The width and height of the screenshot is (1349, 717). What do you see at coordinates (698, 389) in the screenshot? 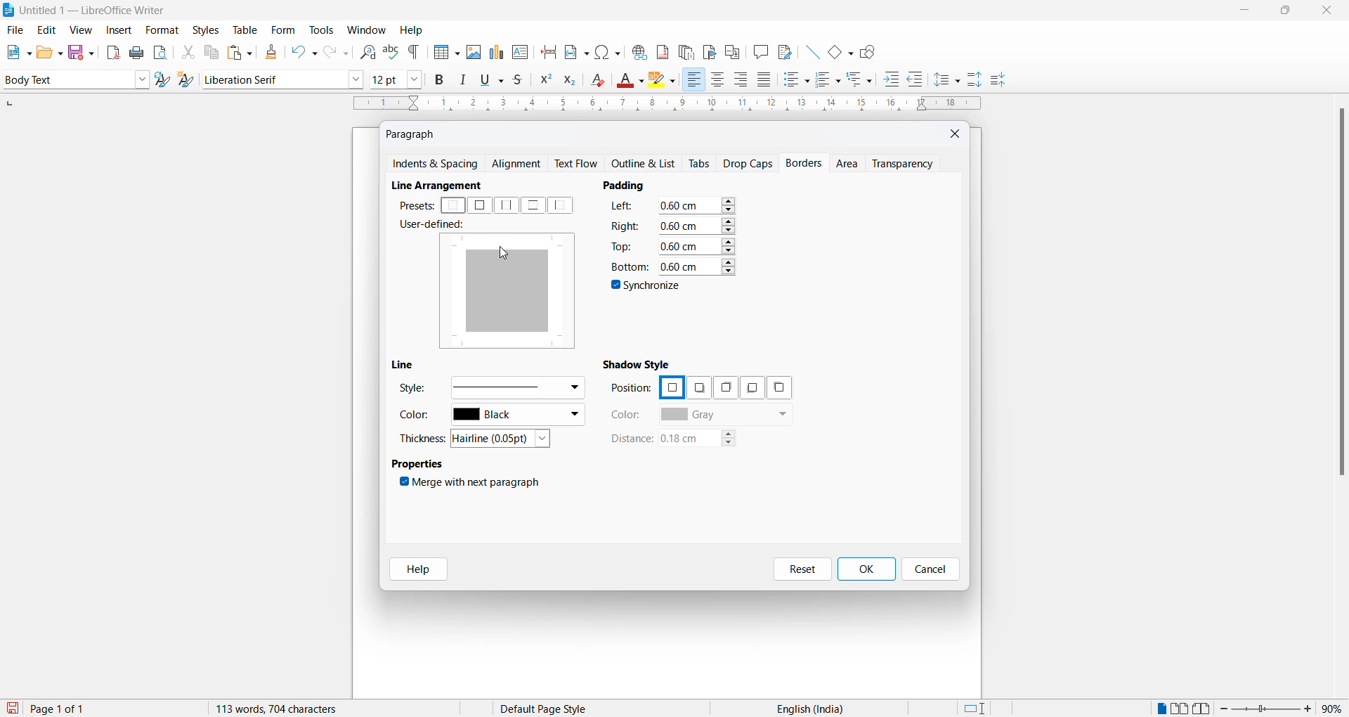
I see `position options` at bounding box center [698, 389].